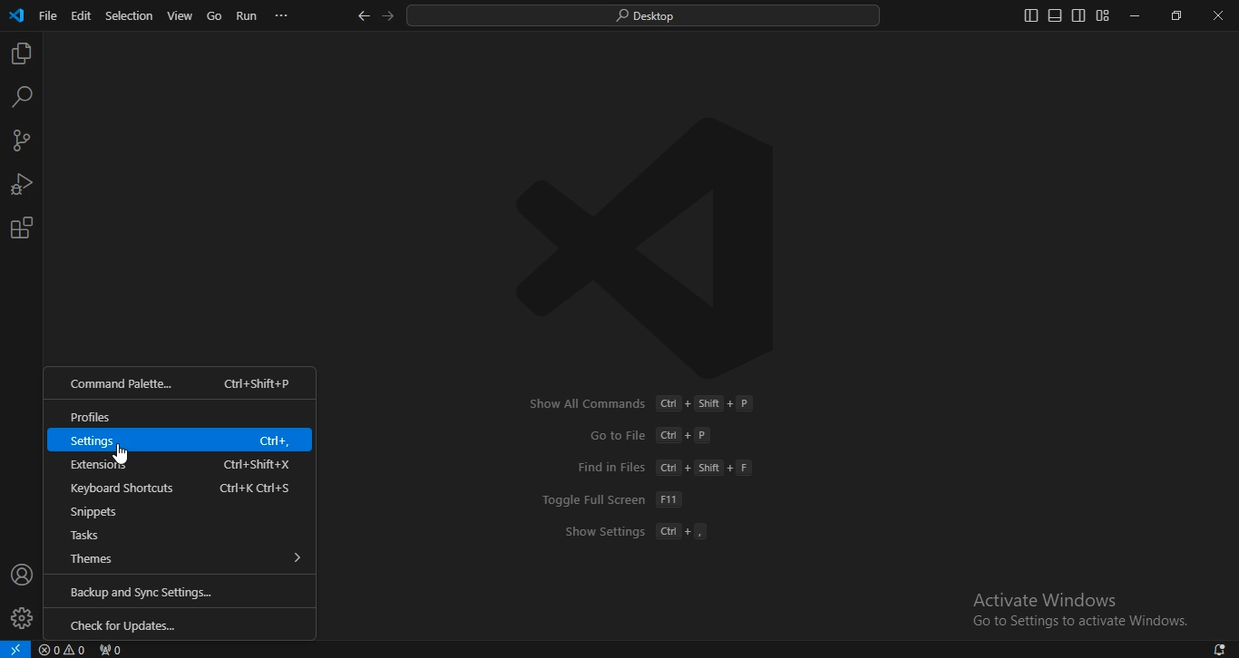 The image size is (1239, 658). Describe the element at coordinates (642, 403) in the screenshot. I see `text` at that location.